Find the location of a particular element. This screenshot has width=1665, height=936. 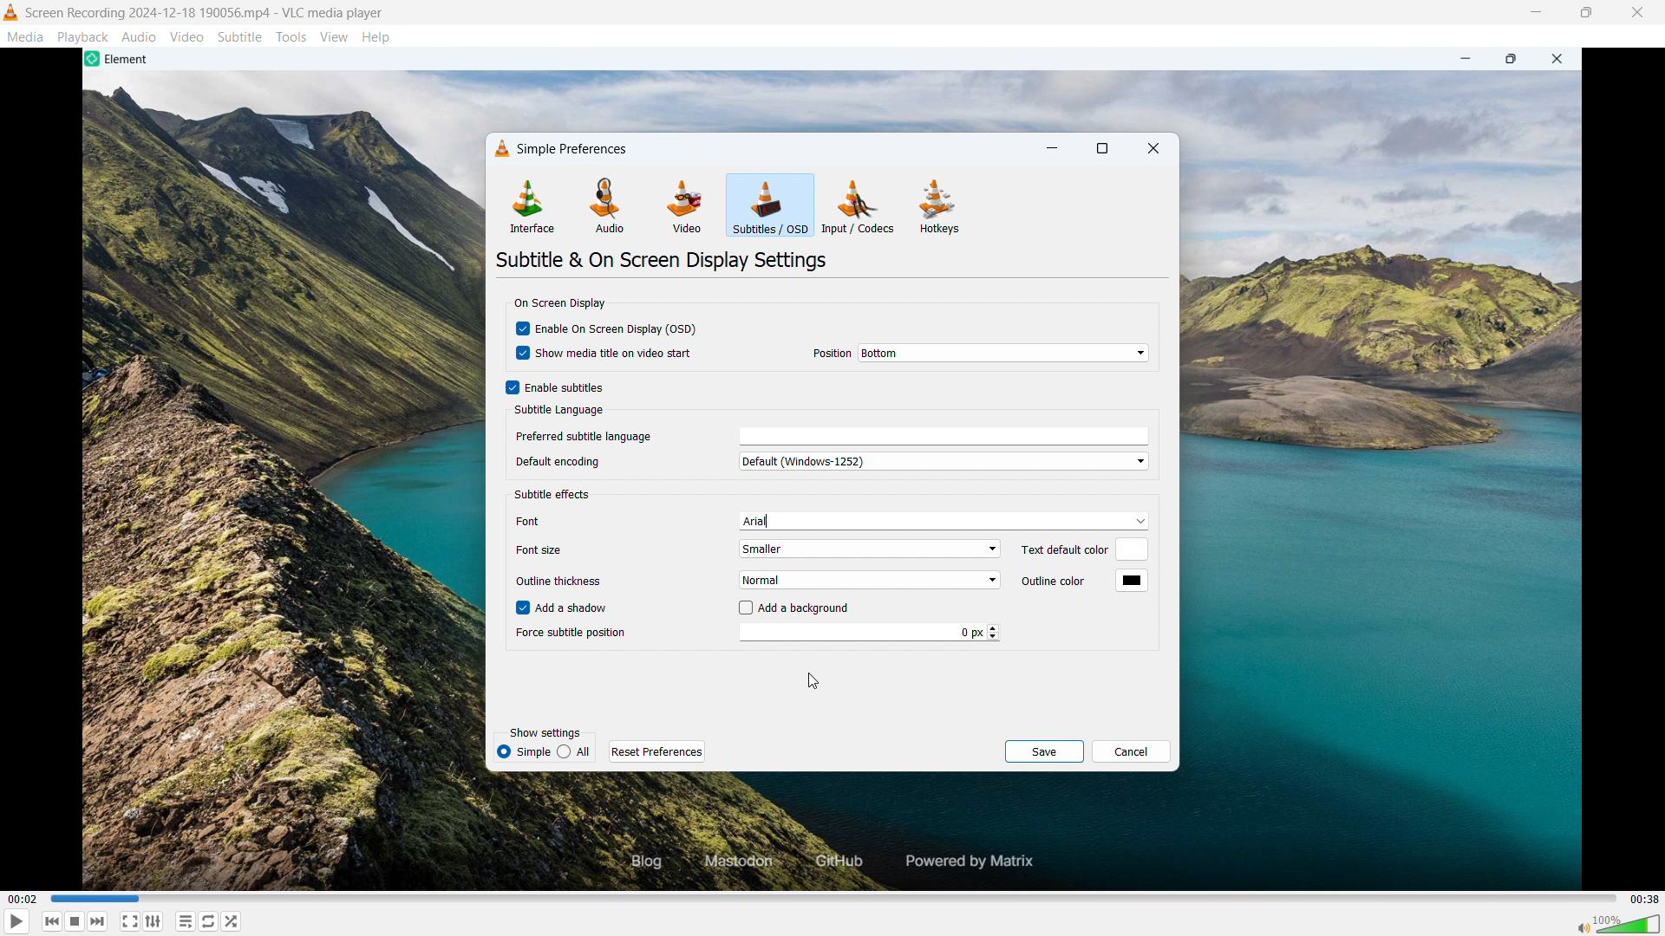

file name is located at coordinates (205, 14).